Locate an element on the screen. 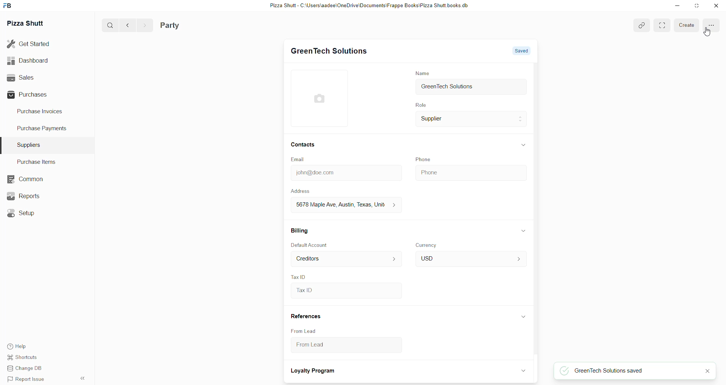 The image size is (726, 385). hide is located at coordinates (524, 231).